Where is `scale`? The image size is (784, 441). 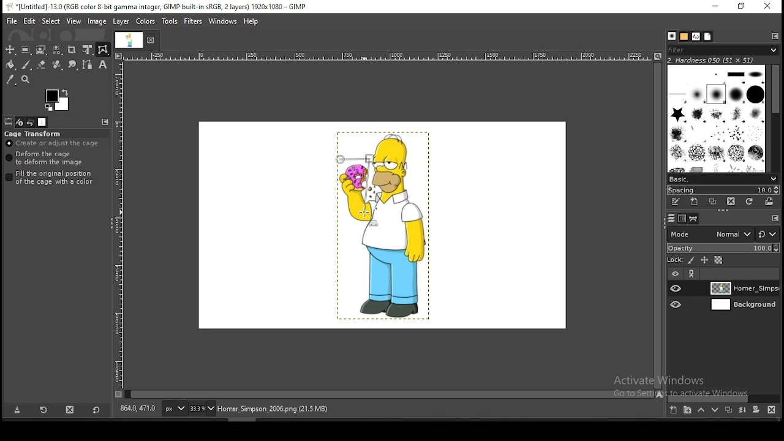 scale is located at coordinates (388, 56).